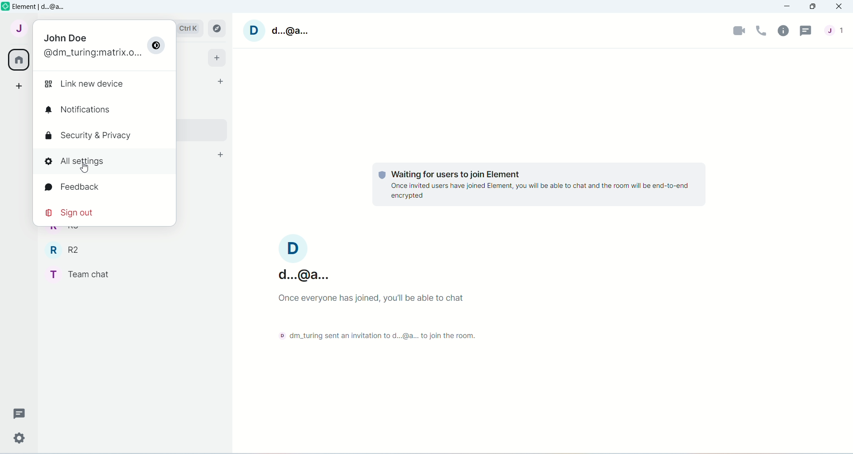 The height and width of the screenshot is (454, 853). What do you see at coordinates (86, 275) in the screenshot?
I see `Room Team chat` at bounding box center [86, 275].